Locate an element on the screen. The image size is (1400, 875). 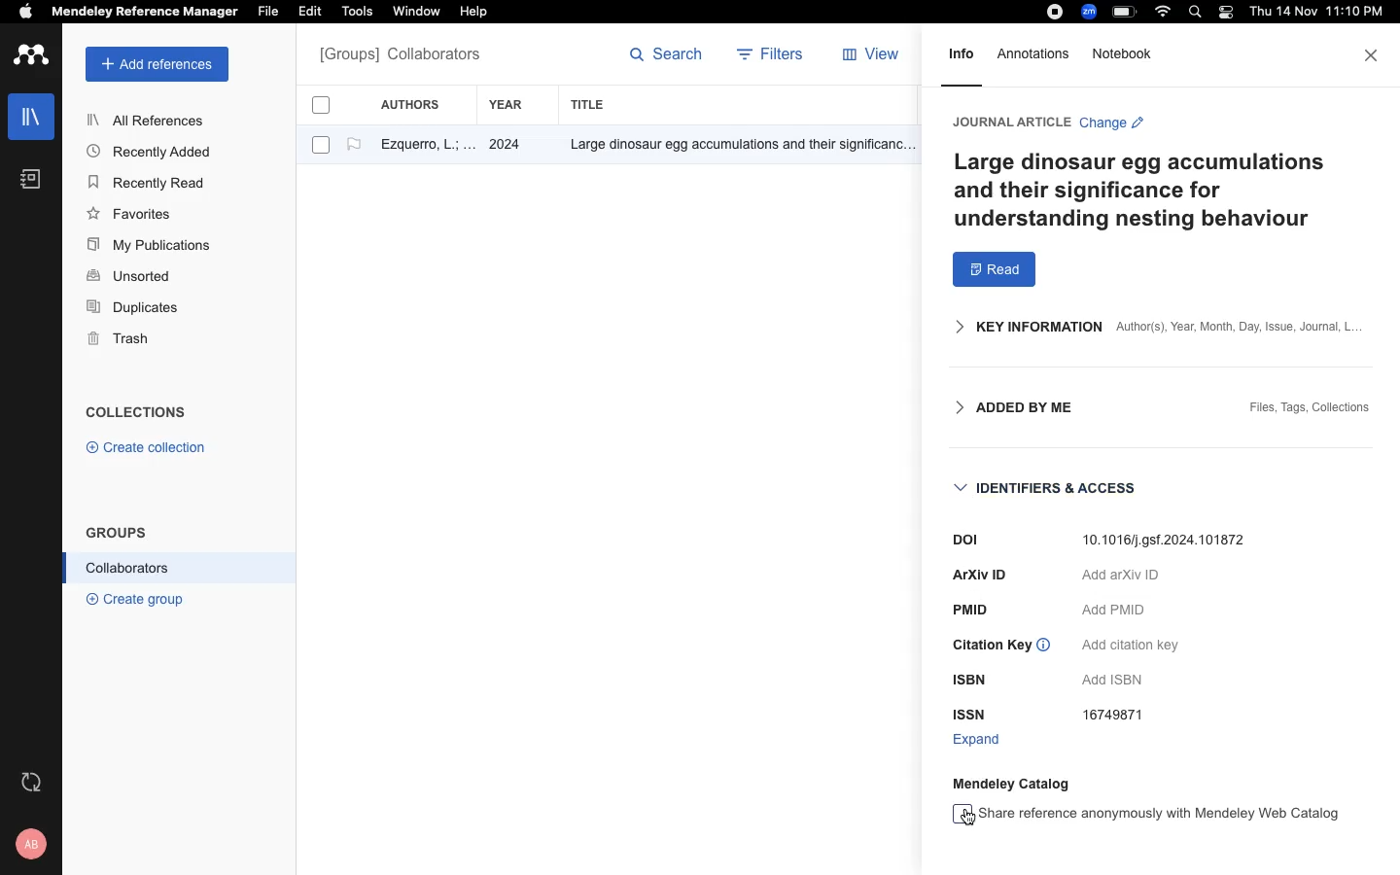
Recently Added is located at coordinates (155, 151).